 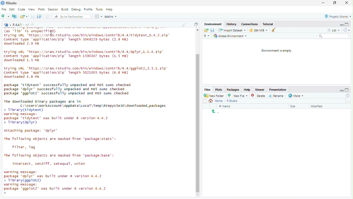 What do you see at coordinates (206, 30) in the screenshot?
I see `Open` at bounding box center [206, 30].